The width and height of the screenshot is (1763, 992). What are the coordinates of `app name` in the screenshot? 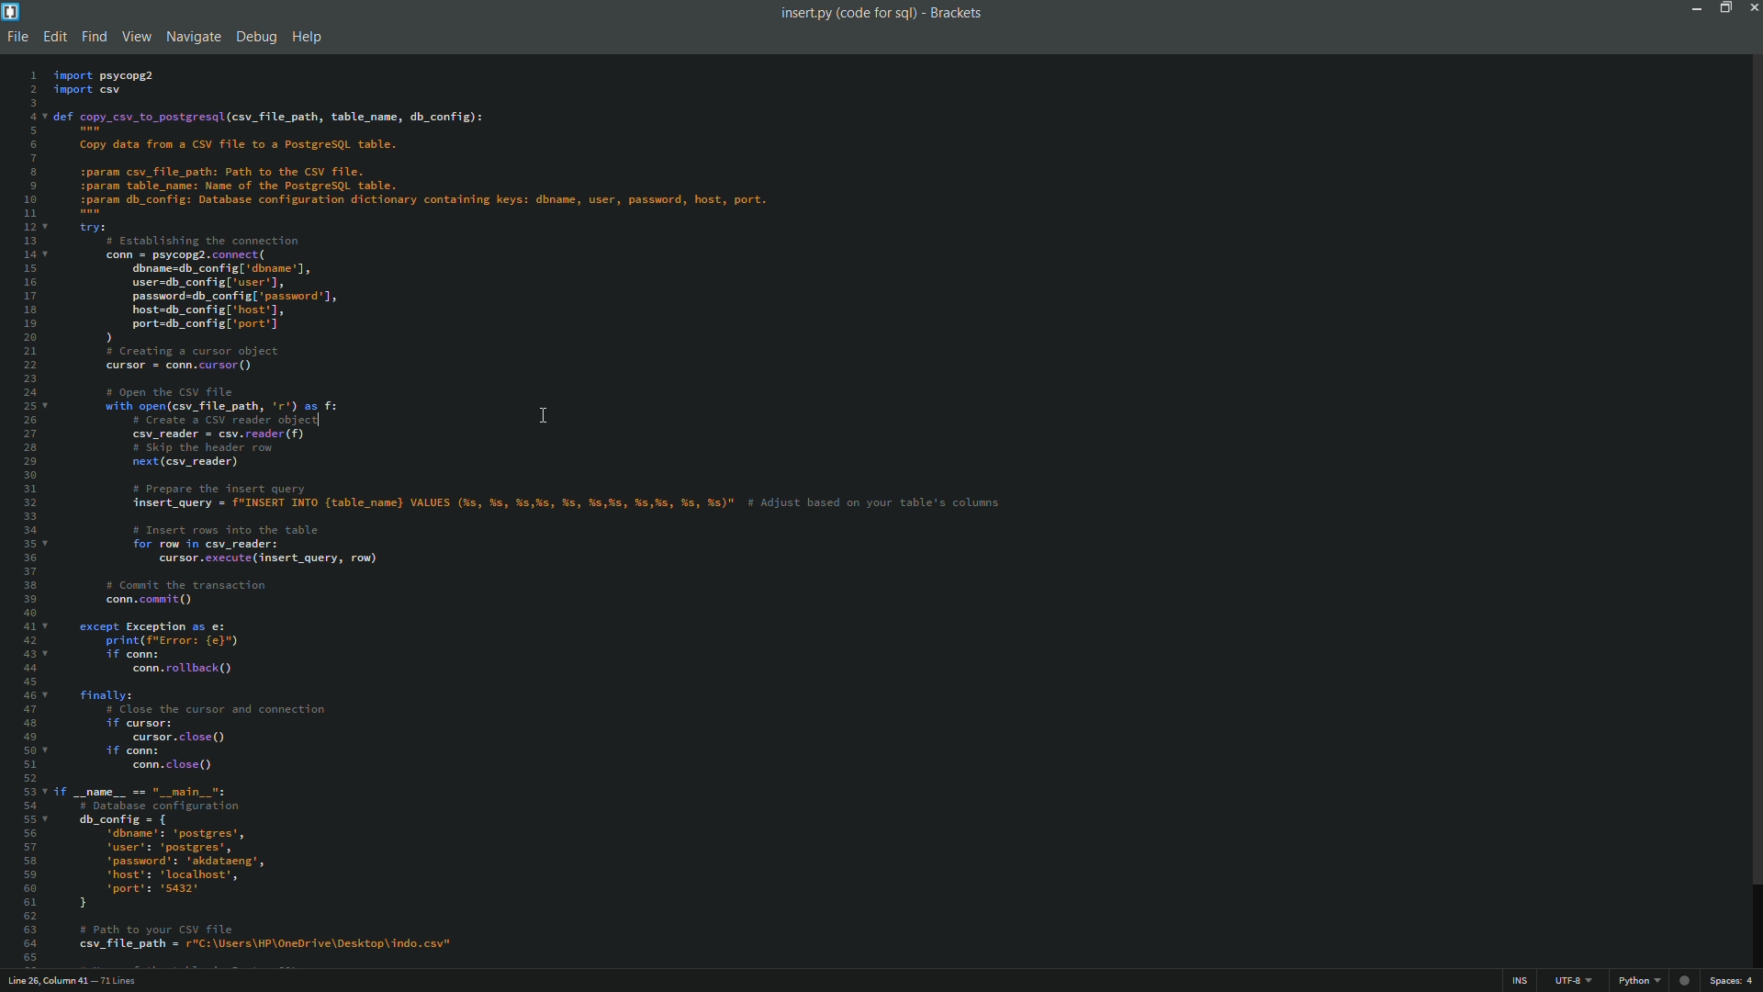 It's located at (955, 11).